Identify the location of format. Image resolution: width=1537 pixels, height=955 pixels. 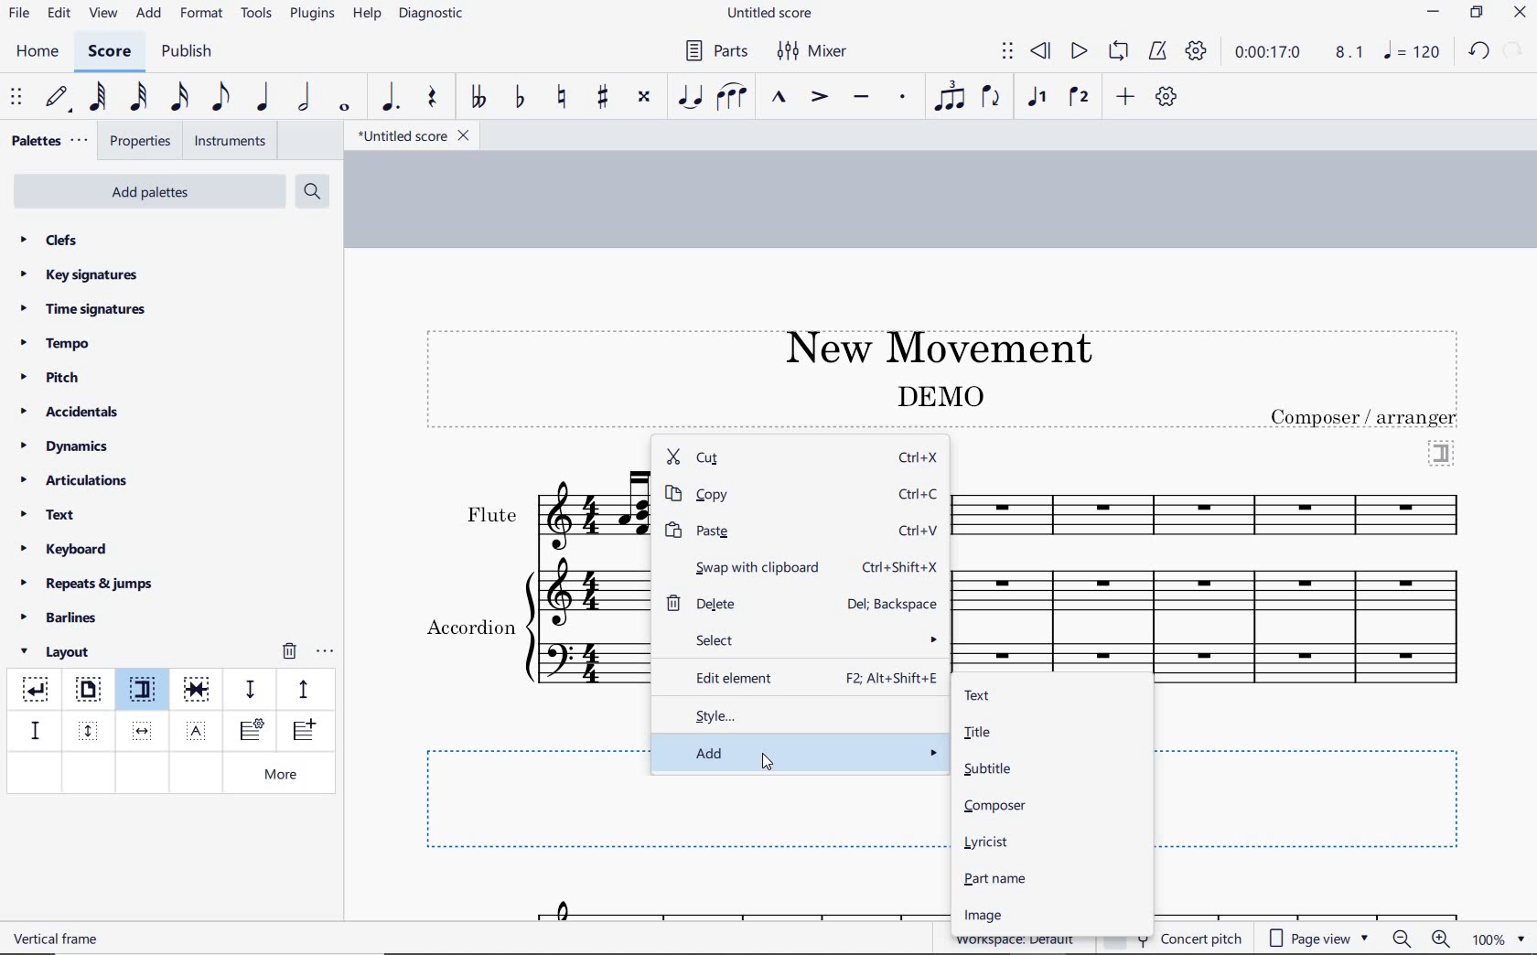
(203, 13).